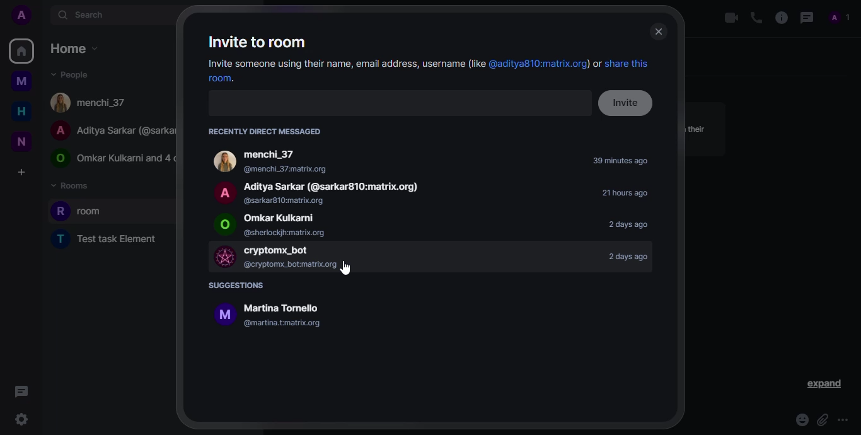 This screenshot has height=435, width=861. Describe the element at coordinates (21, 112) in the screenshot. I see `home` at that location.